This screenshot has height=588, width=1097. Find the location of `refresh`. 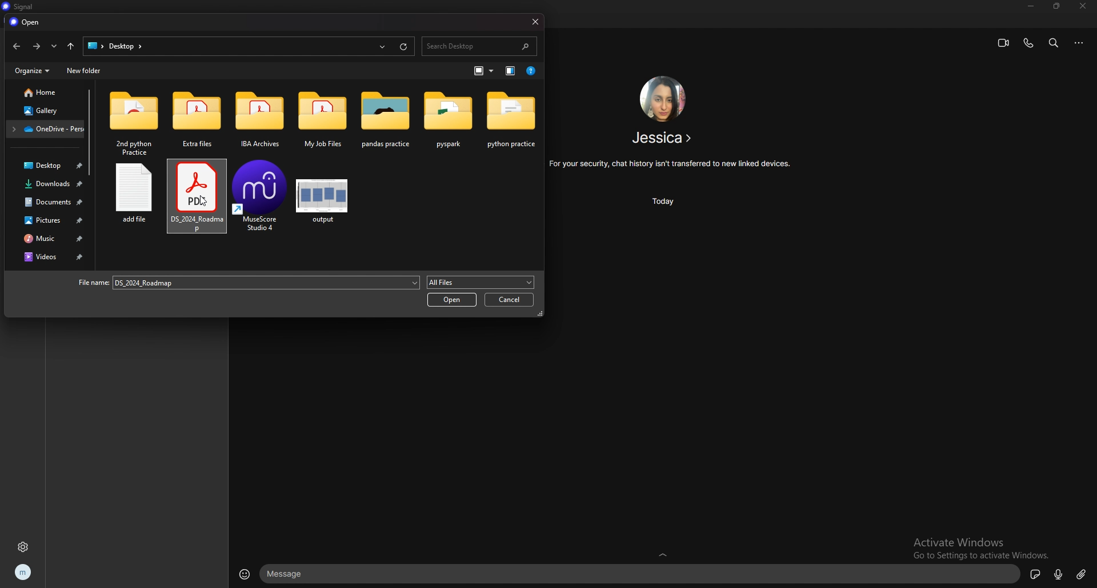

refresh is located at coordinates (403, 46).